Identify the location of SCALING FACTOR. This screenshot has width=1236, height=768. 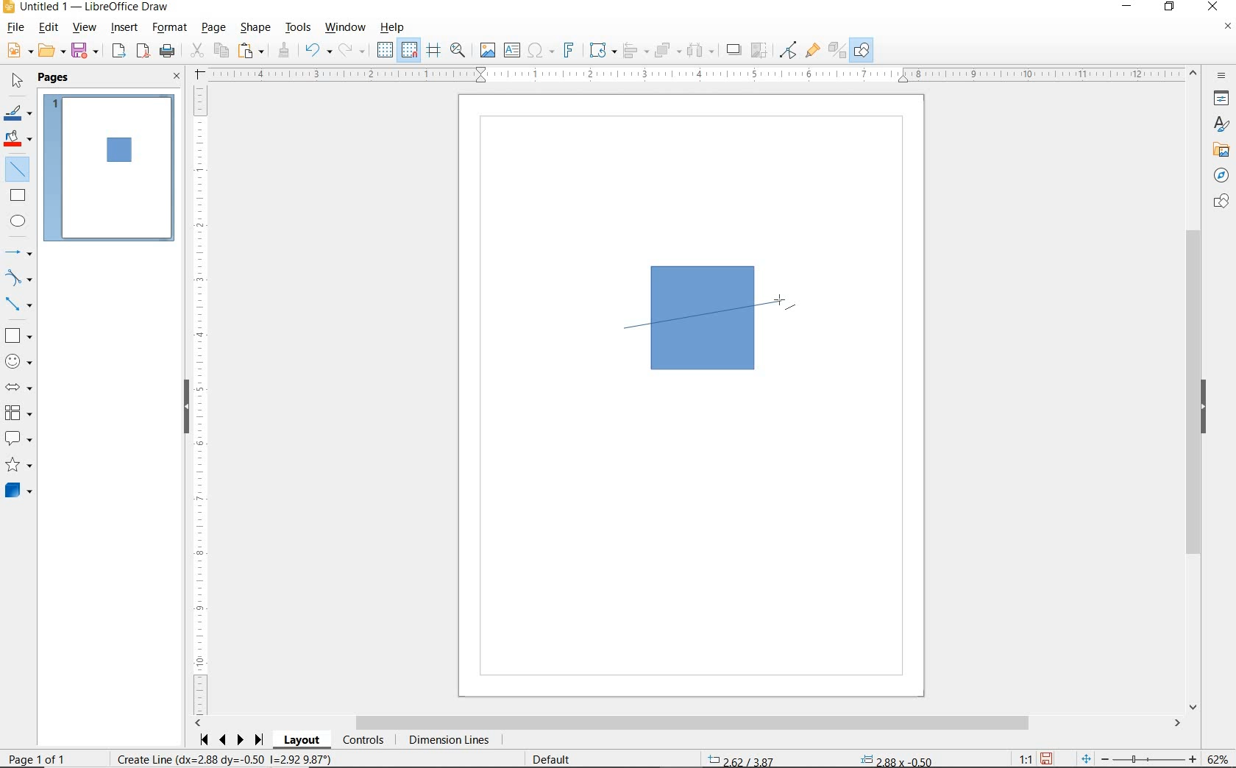
(1020, 755).